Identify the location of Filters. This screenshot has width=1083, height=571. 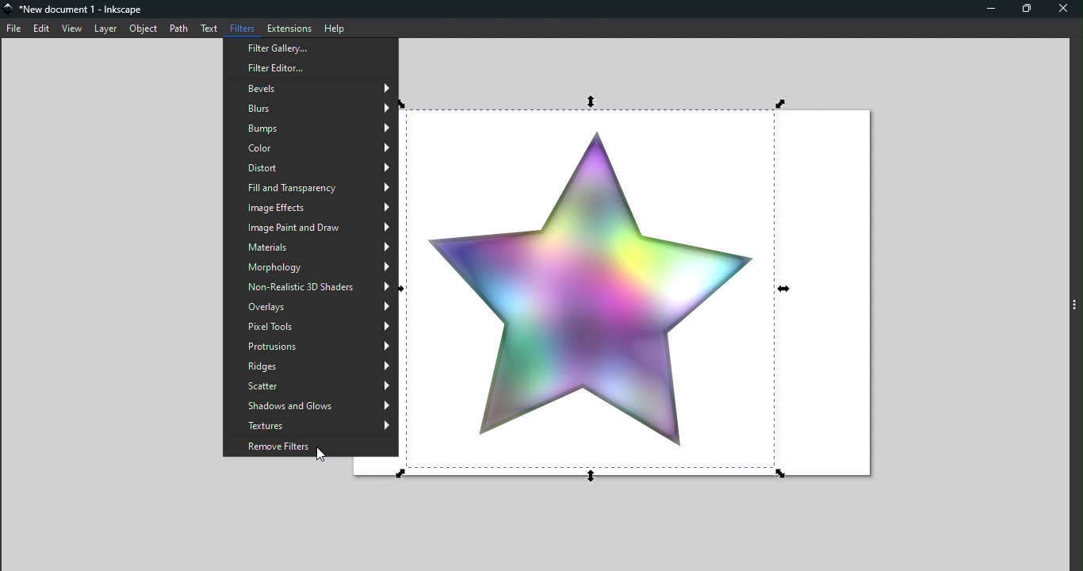
(241, 26).